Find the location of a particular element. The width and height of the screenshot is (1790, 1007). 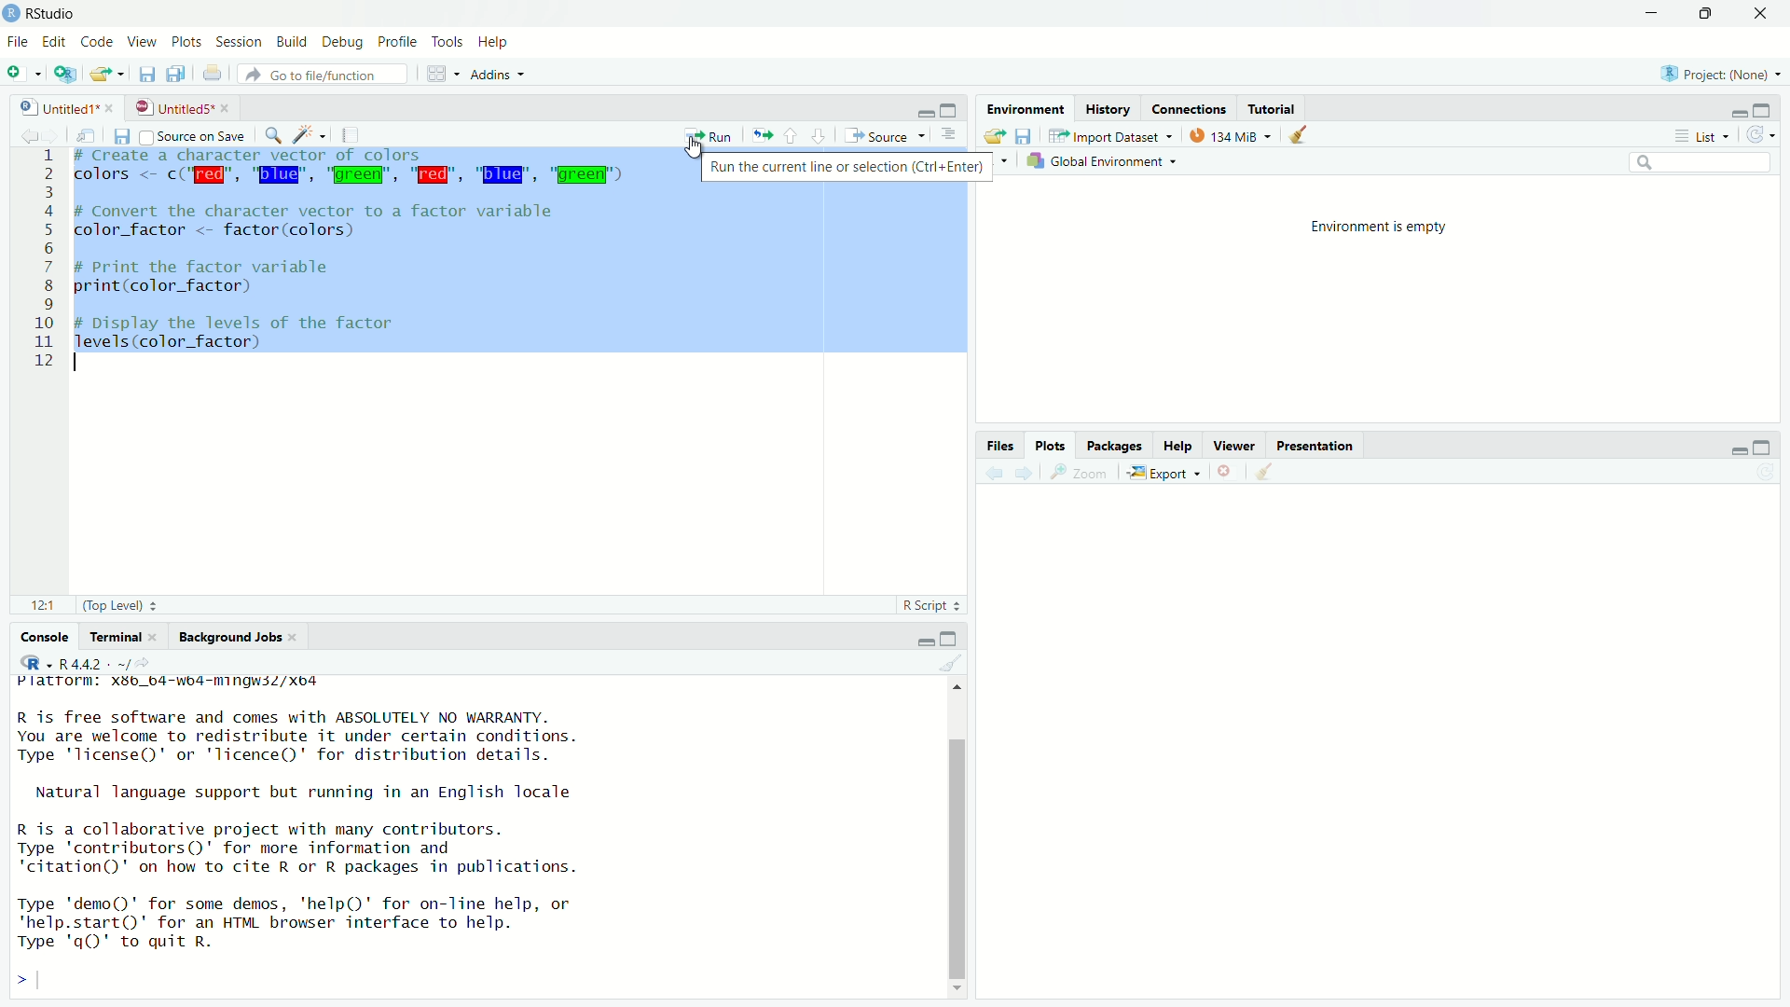

Help is located at coordinates (1177, 447).